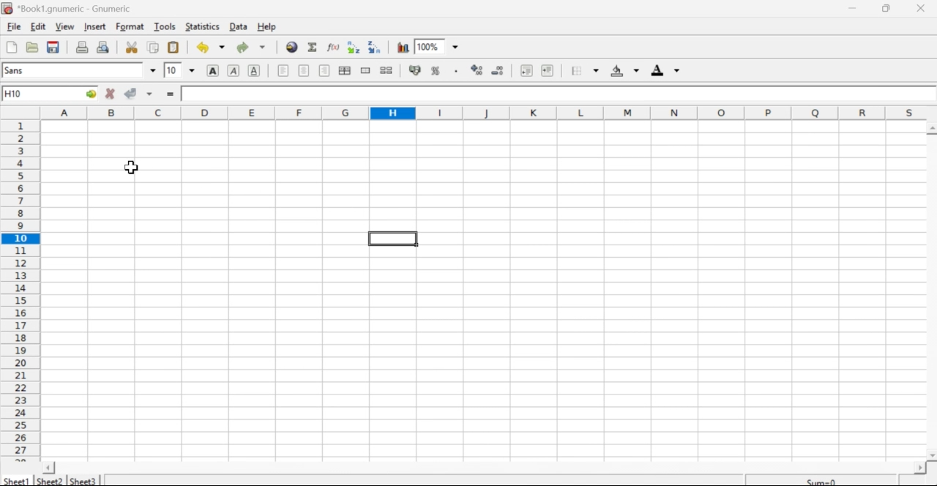 Image resolution: width=937 pixels, height=486 pixels. Describe the element at coordinates (172, 94) in the screenshot. I see `=` at that location.